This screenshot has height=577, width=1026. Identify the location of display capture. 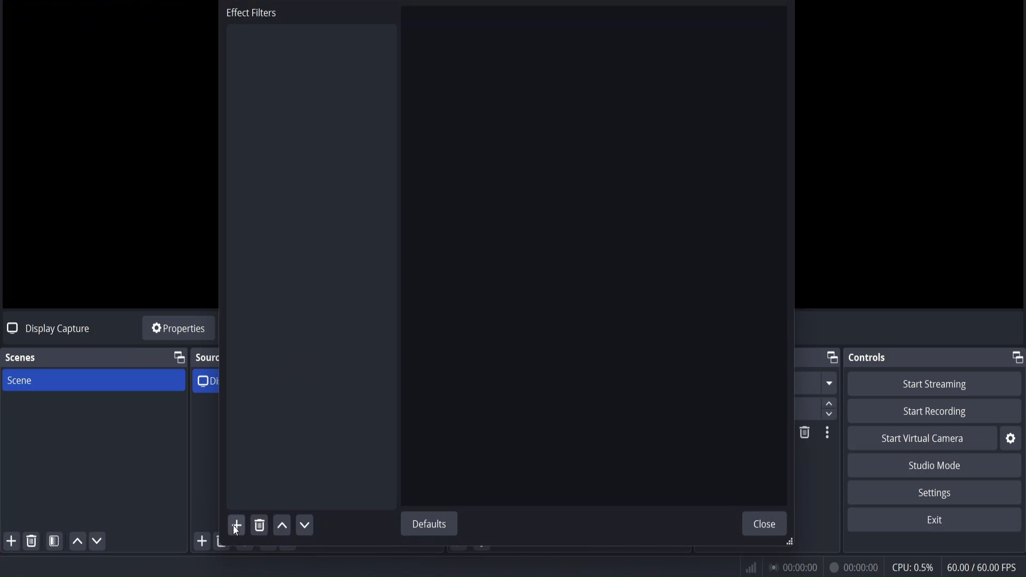
(211, 380).